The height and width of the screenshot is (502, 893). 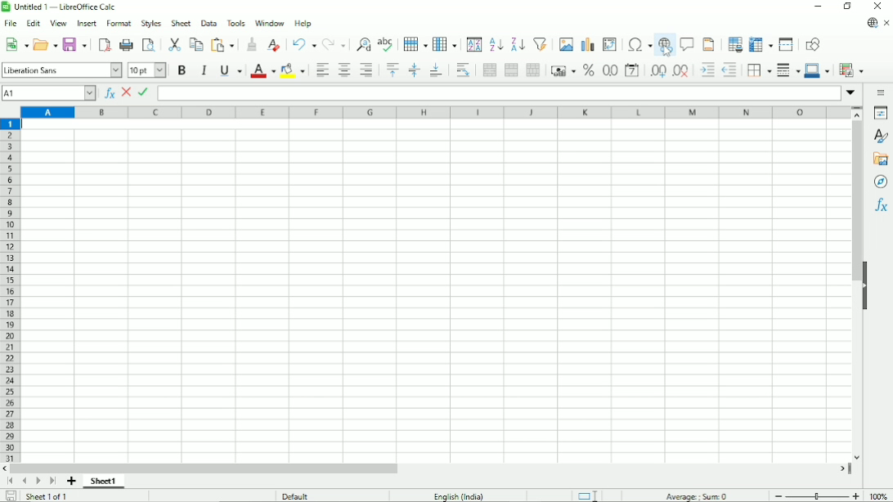 I want to click on Text color, so click(x=263, y=70).